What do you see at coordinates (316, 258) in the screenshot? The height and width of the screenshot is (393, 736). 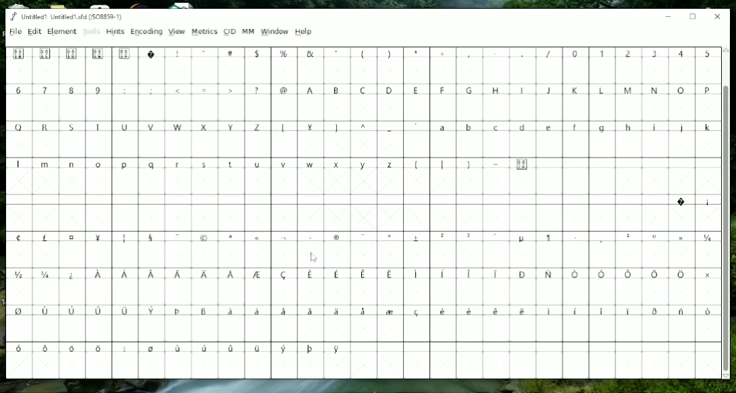 I see `Cursor` at bounding box center [316, 258].